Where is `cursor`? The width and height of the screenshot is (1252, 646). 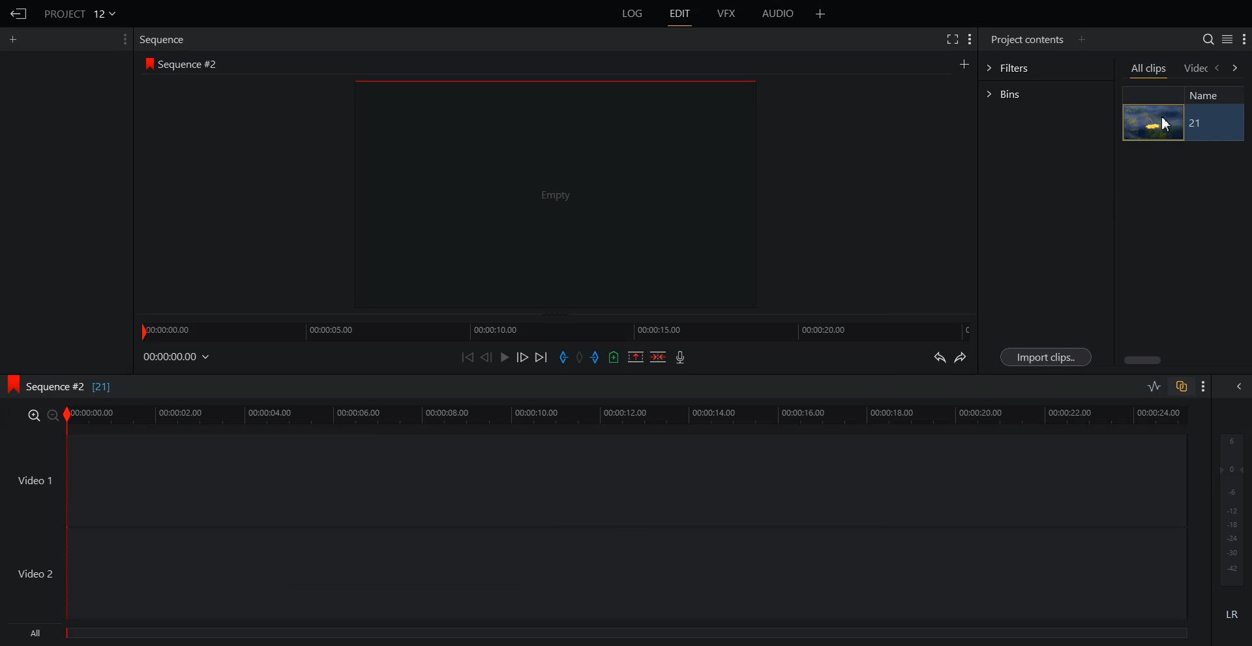
cursor is located at coordinates (1165, 124).